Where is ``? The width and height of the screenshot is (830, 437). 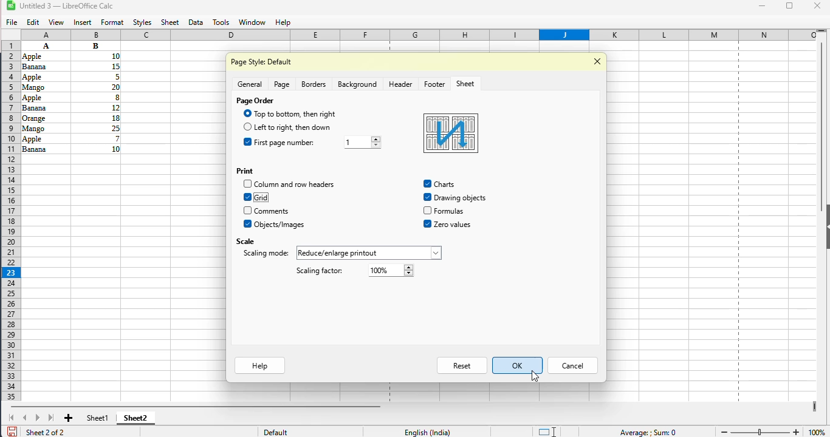  is located at coordinates (44, 108).